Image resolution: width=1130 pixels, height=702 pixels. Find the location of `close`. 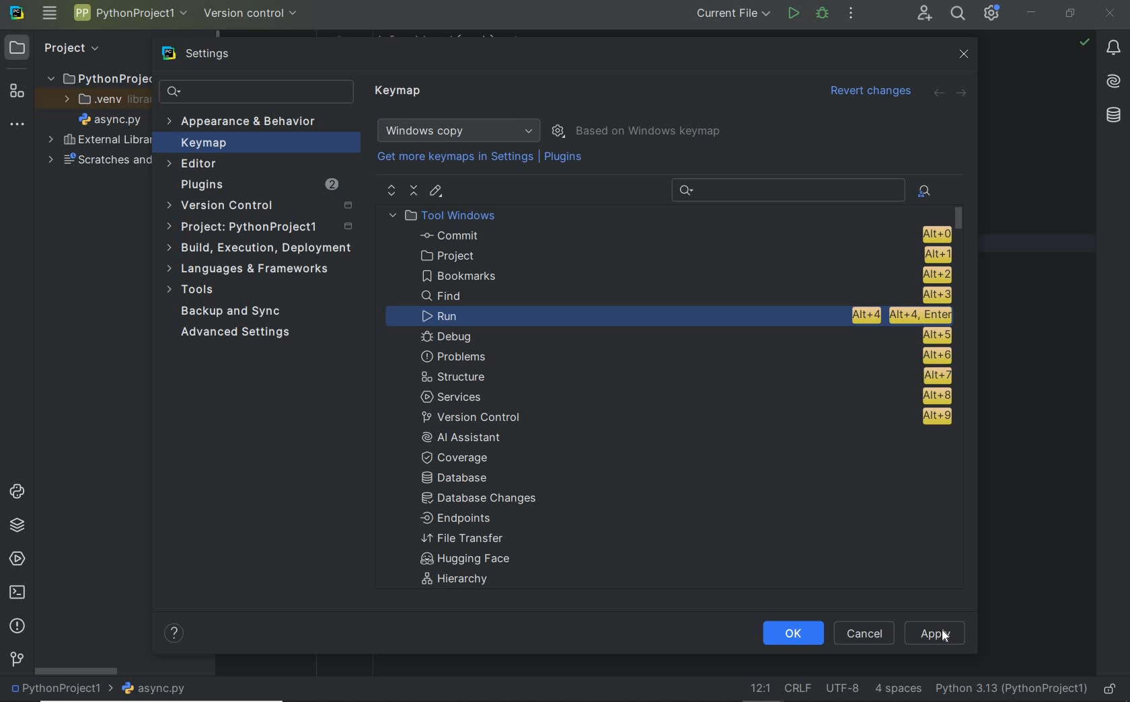

close is located at coordinates (963, 54).